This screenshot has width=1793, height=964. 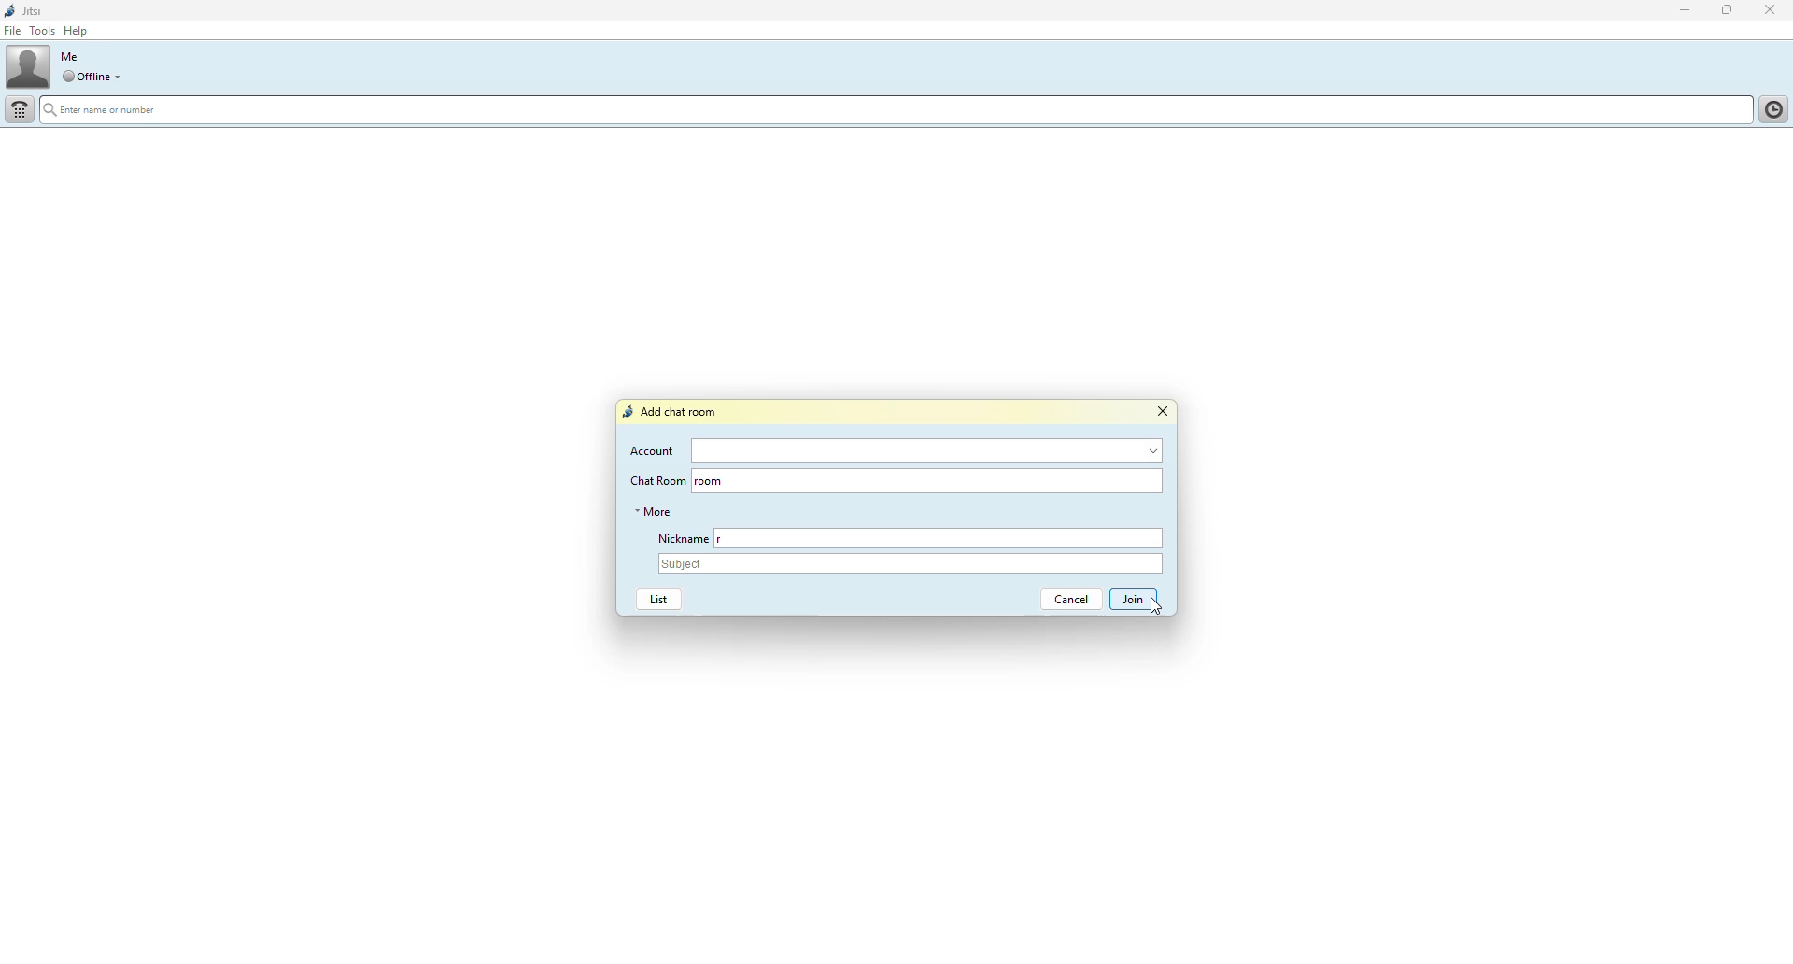 I want to click on chat room, so click(x=950, y=479).